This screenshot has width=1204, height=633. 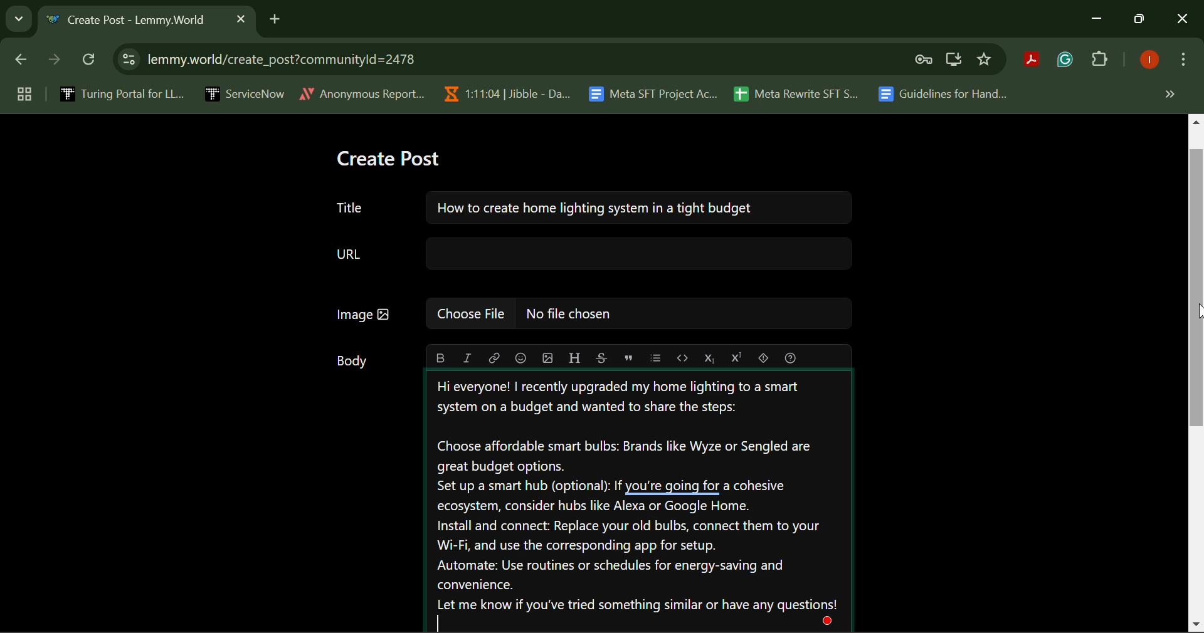 I want to click on Turing Portal for LLM, so click(x=120, y=93).